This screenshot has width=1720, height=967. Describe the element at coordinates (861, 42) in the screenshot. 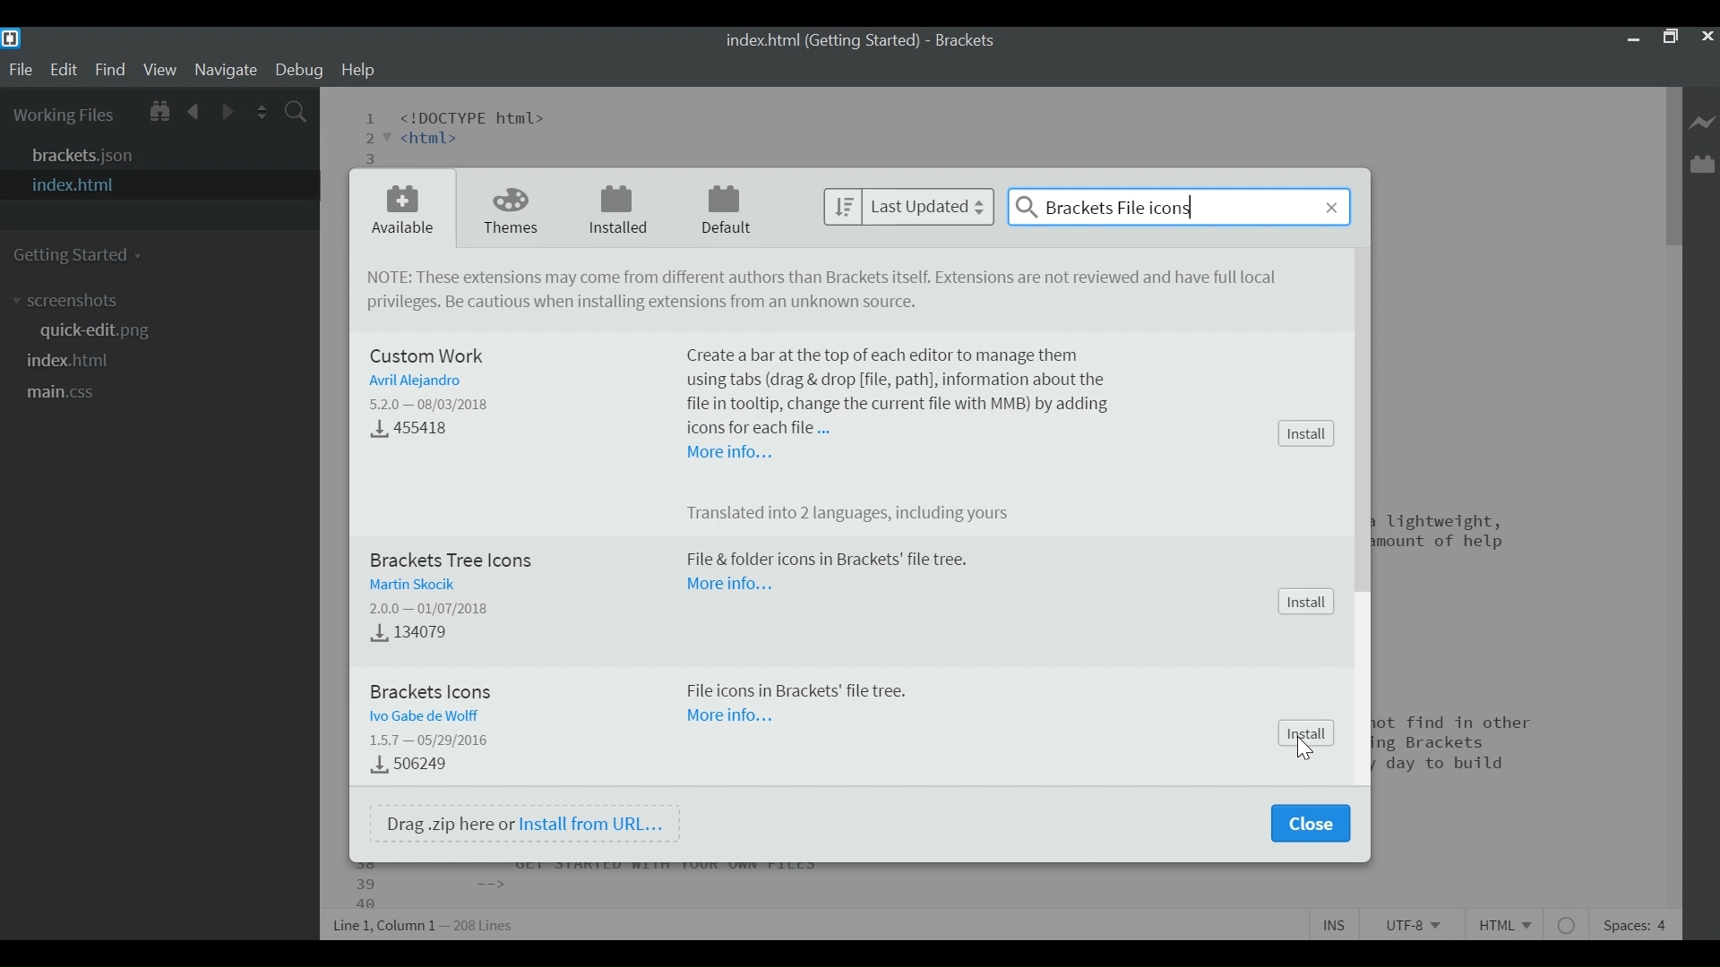

I see `index.html (Getting started) - Brackets` at that location.